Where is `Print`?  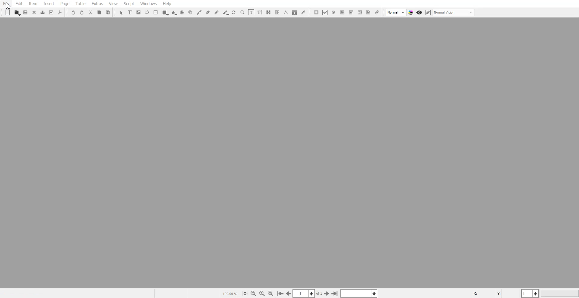
Print is located at coordinates (43, 12).